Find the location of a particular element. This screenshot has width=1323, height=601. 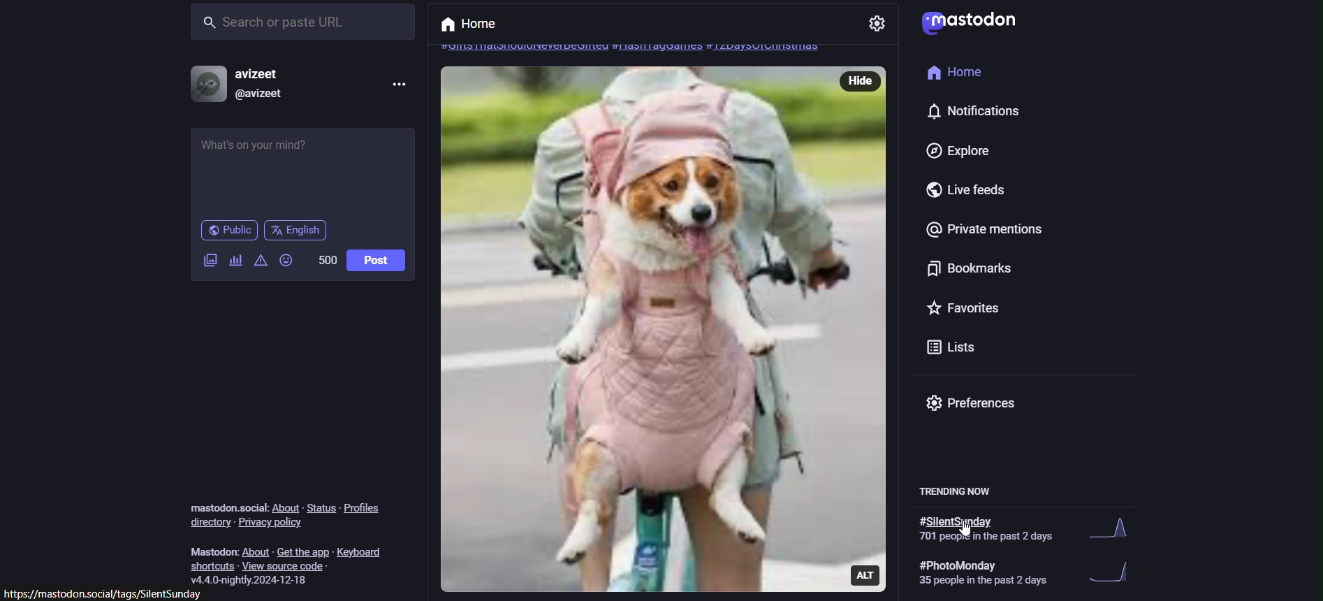

profile picture is located at coordinates (208, 84).